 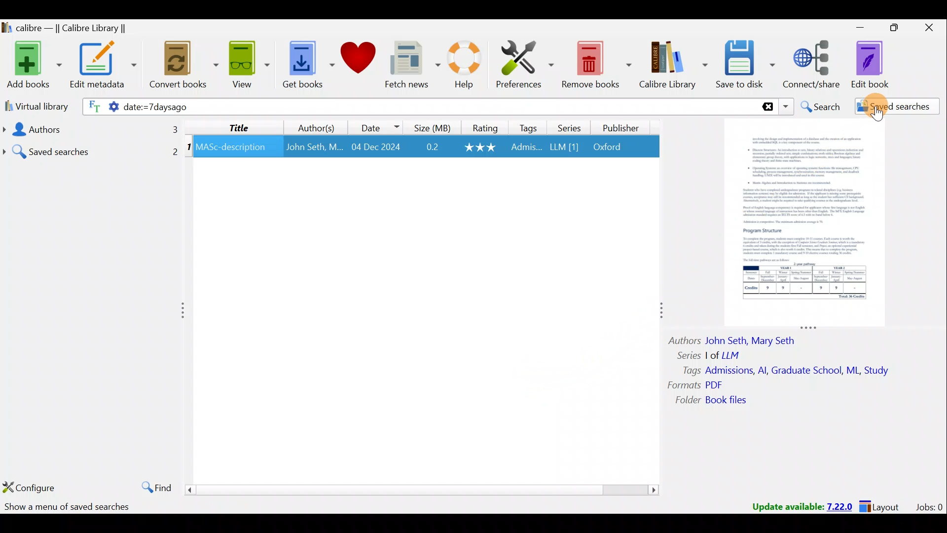 I want to click on Edit book, so click(x=878, y=64).